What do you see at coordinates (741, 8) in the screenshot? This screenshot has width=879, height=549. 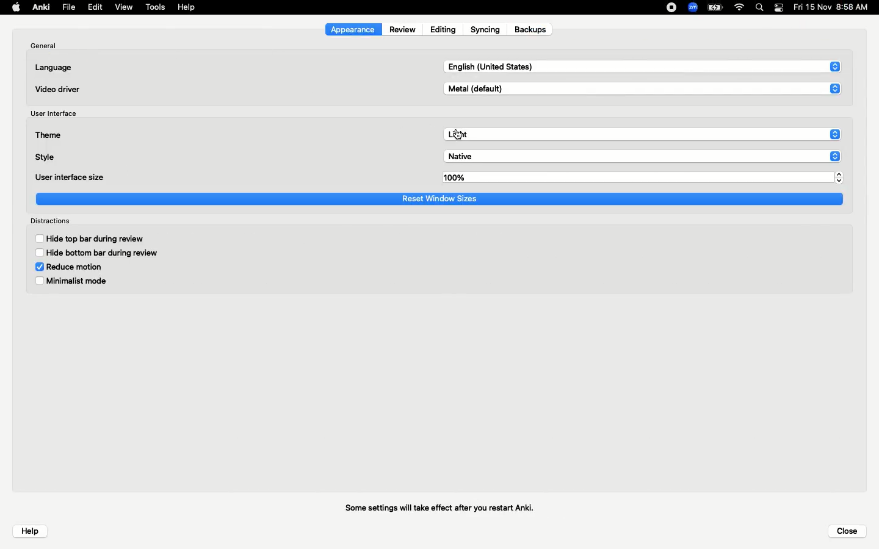 I see `Internet` at bounding box center [741, 8].